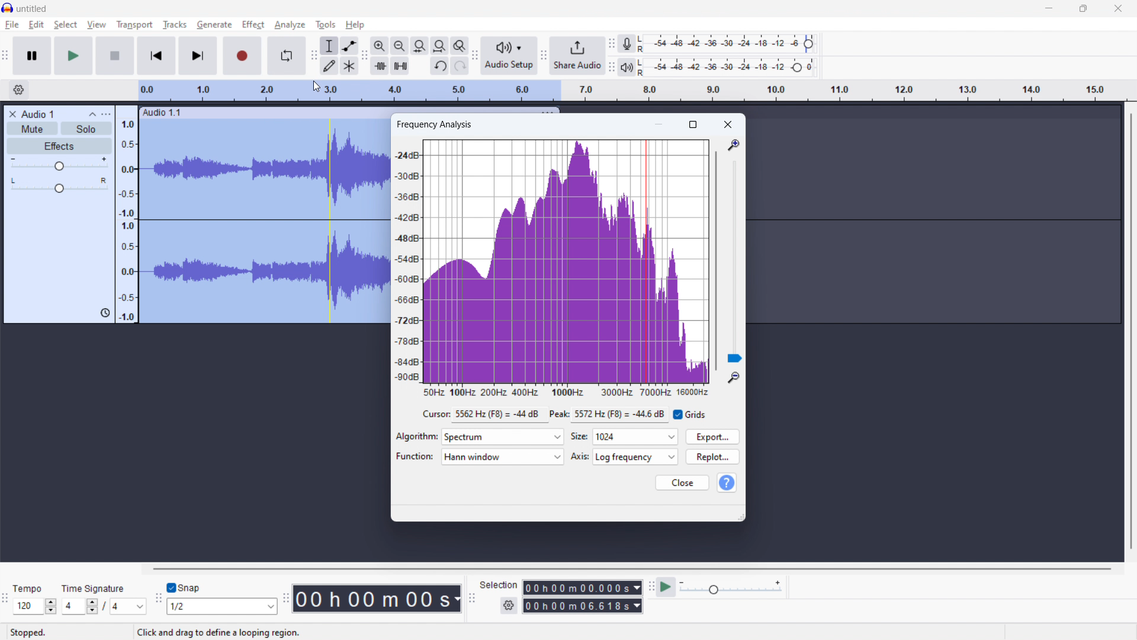 The width and height of the screenshot is (1137, 640). What do you see at coordinates (12, 25) in the screenshot?
I see `file` at bounding box center [12, 25].